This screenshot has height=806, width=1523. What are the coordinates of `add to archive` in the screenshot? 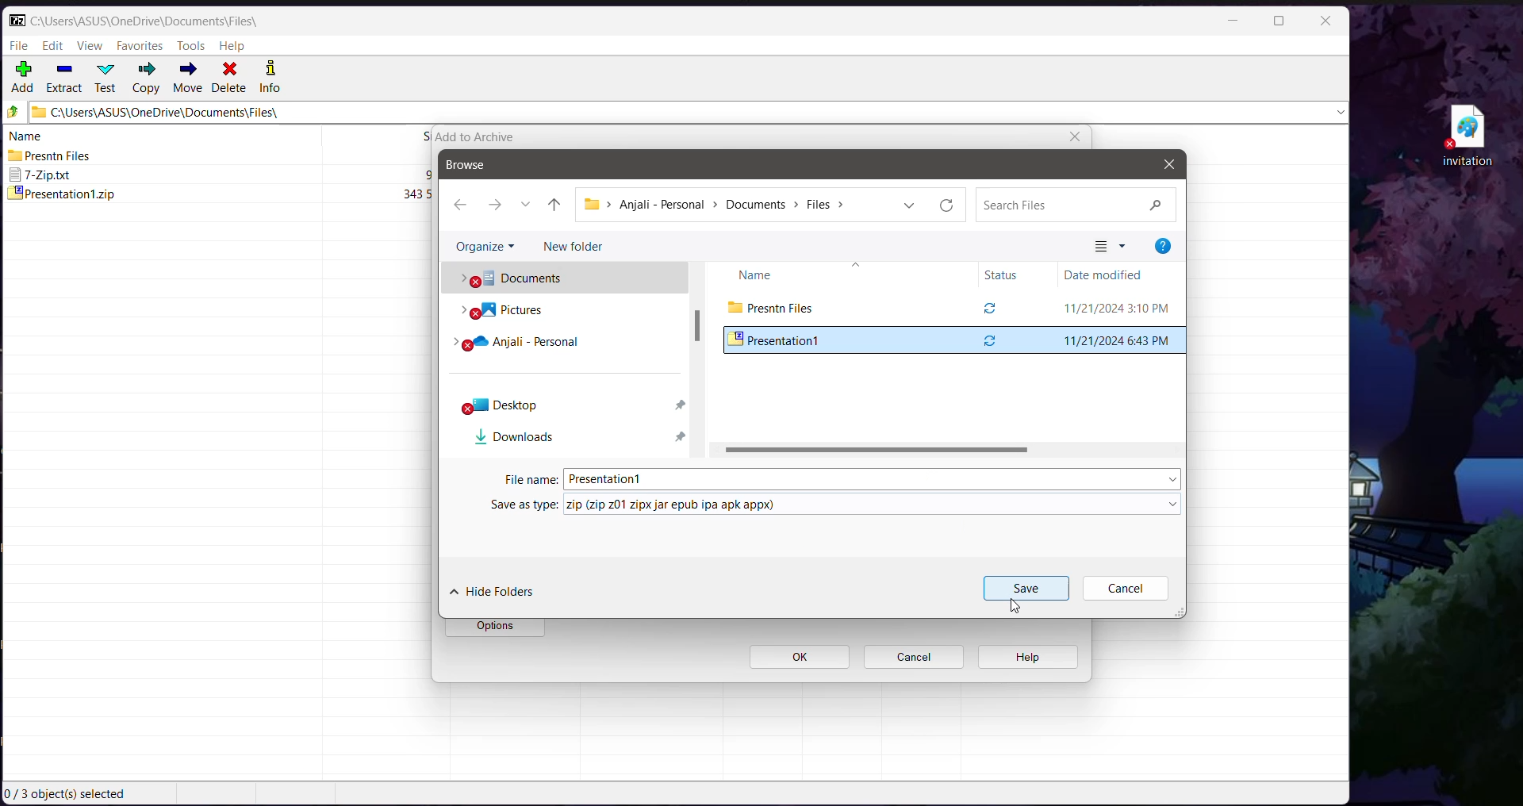 It's located at (481, 136).